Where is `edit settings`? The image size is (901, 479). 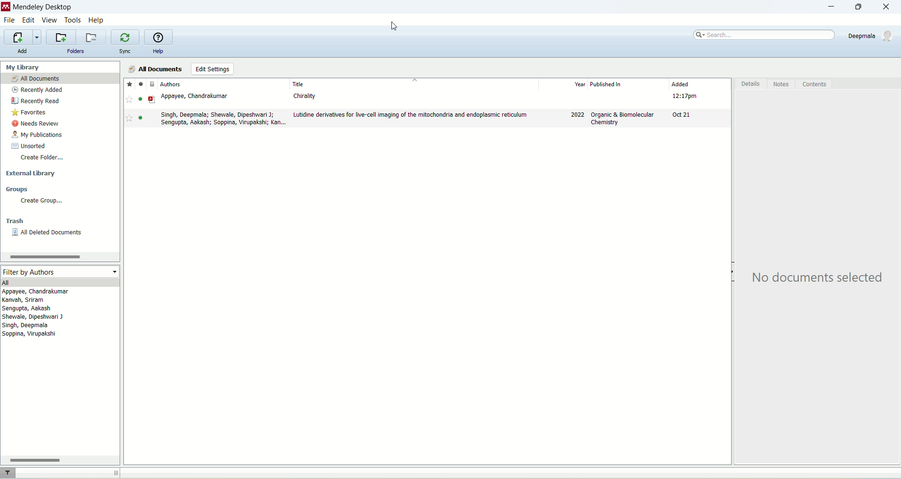
edit settings is located at coordinates (215, 69).